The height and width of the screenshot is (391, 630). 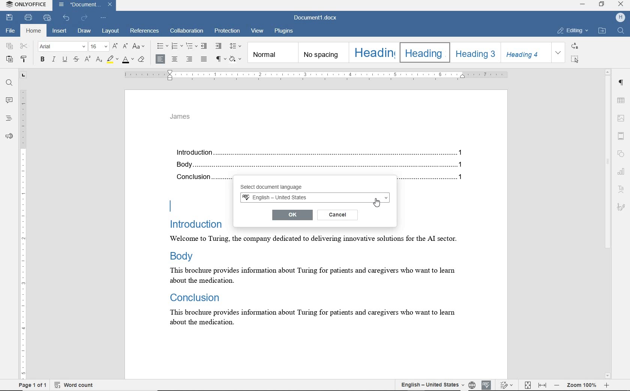 I want to click on numbering, so click(x=177, y=46).